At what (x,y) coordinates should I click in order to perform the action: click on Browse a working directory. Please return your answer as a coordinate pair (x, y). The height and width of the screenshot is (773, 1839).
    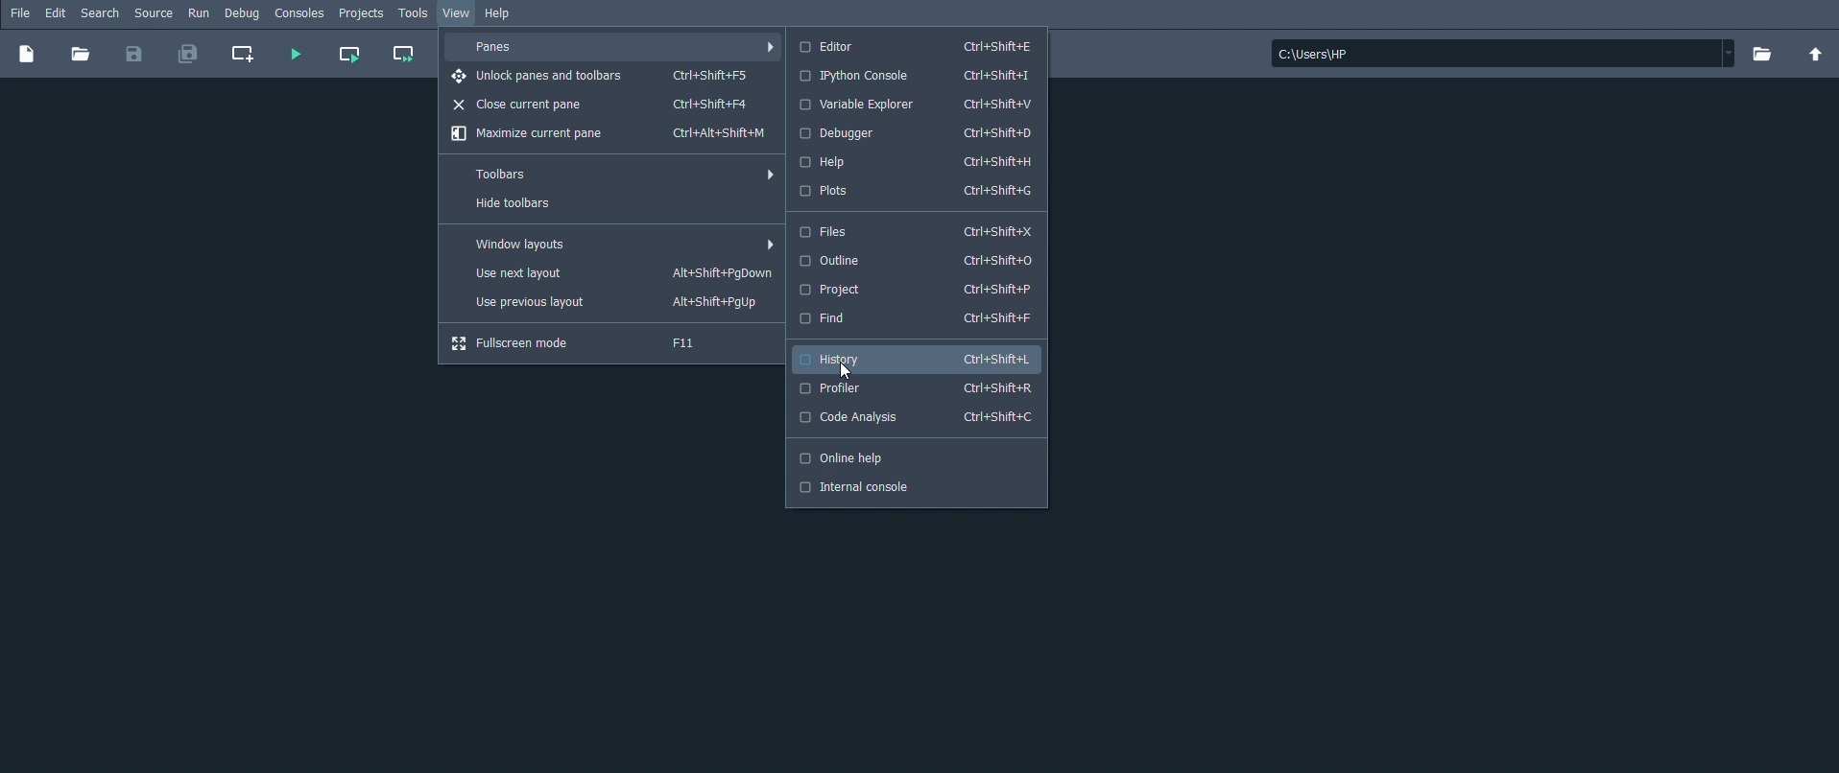
    Looking at the image, I should click on (1761, 54).